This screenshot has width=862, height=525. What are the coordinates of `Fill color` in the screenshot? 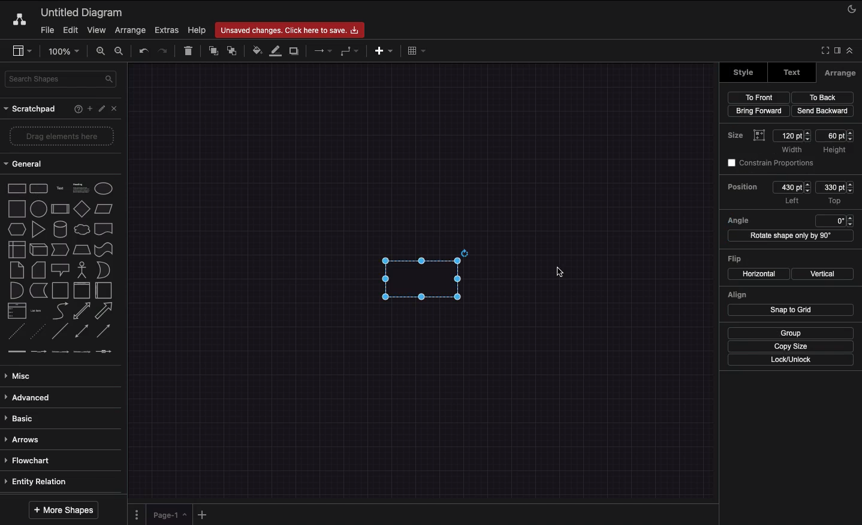 It's located at (255, 53).